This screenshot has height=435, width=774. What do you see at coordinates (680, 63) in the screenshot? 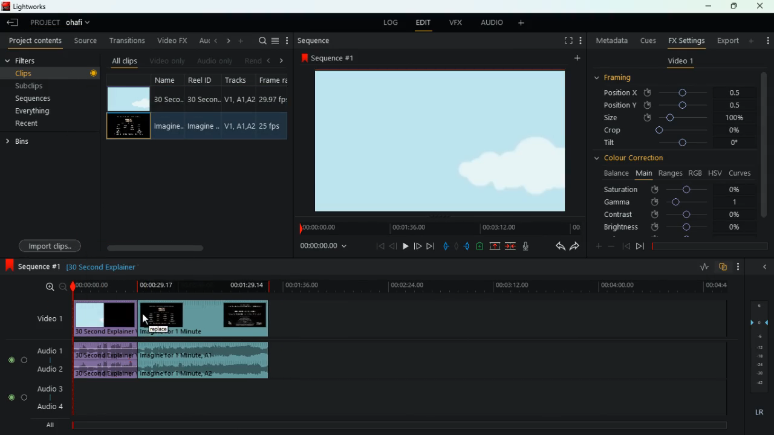
I see `video 1` at bounding box center [680, 63].